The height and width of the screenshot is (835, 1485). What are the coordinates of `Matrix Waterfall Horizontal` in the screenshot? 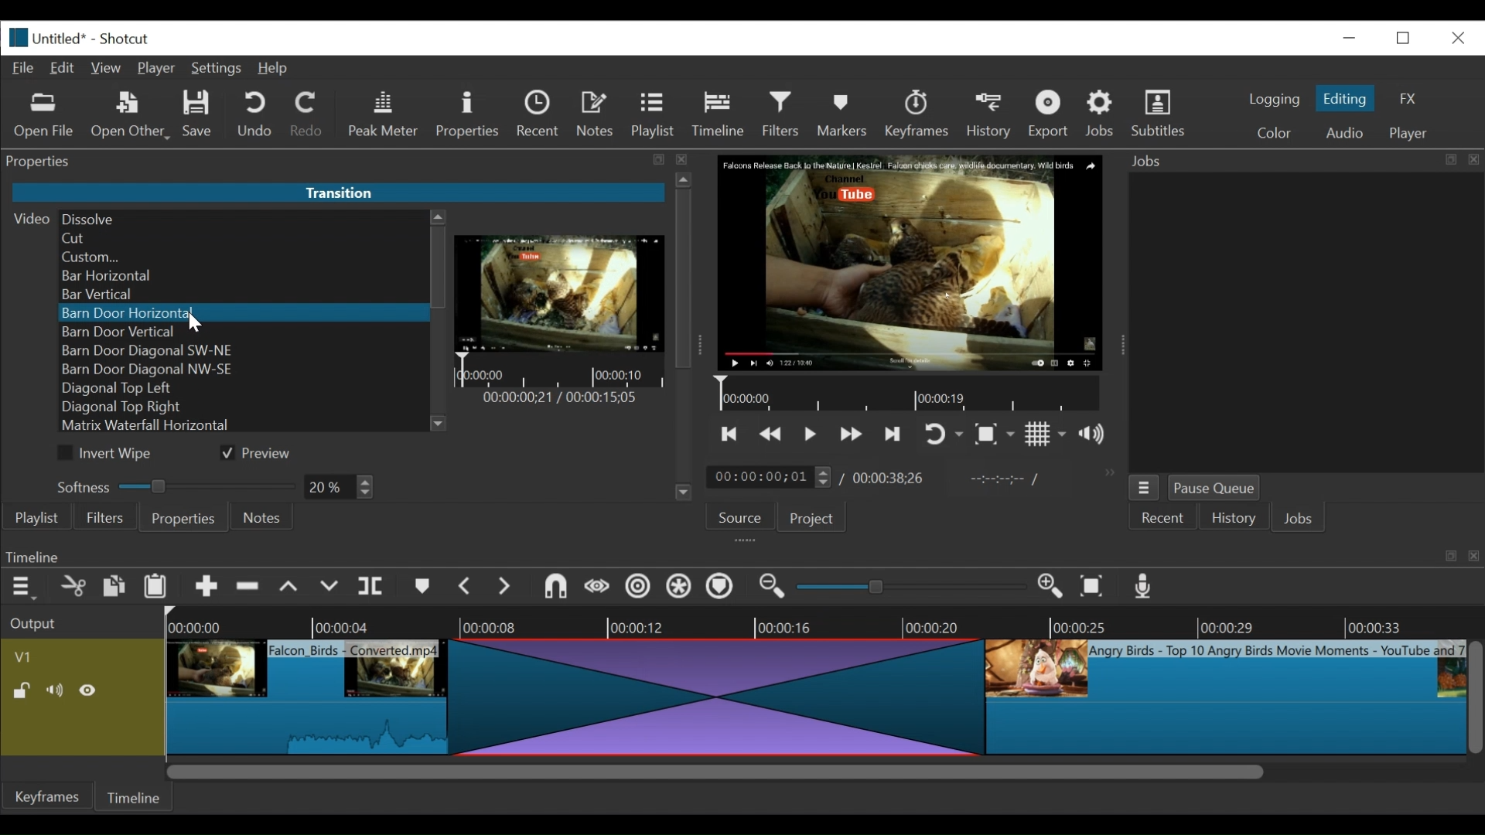 It's located at (245, 427).